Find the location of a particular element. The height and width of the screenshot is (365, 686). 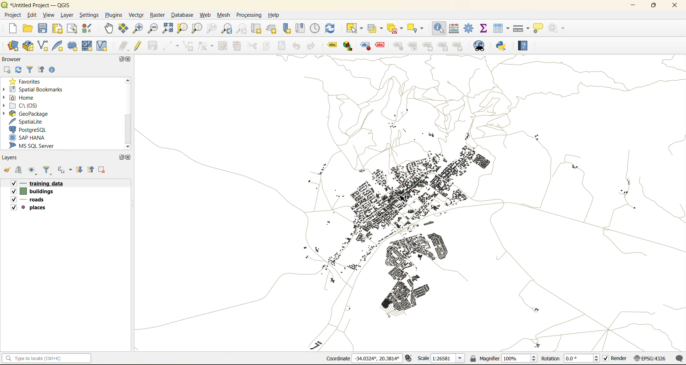

open is located at coordinates (6, 171).